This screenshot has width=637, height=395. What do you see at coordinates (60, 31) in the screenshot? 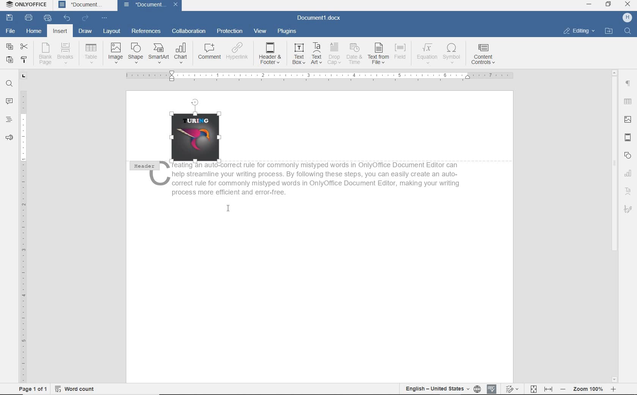
I see `INSERT` at bounding box center [60, 31].